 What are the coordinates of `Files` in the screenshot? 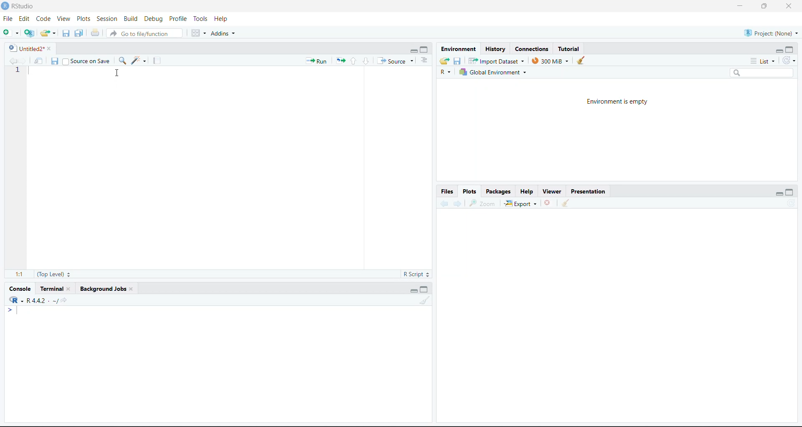 It's located at (448, 192).